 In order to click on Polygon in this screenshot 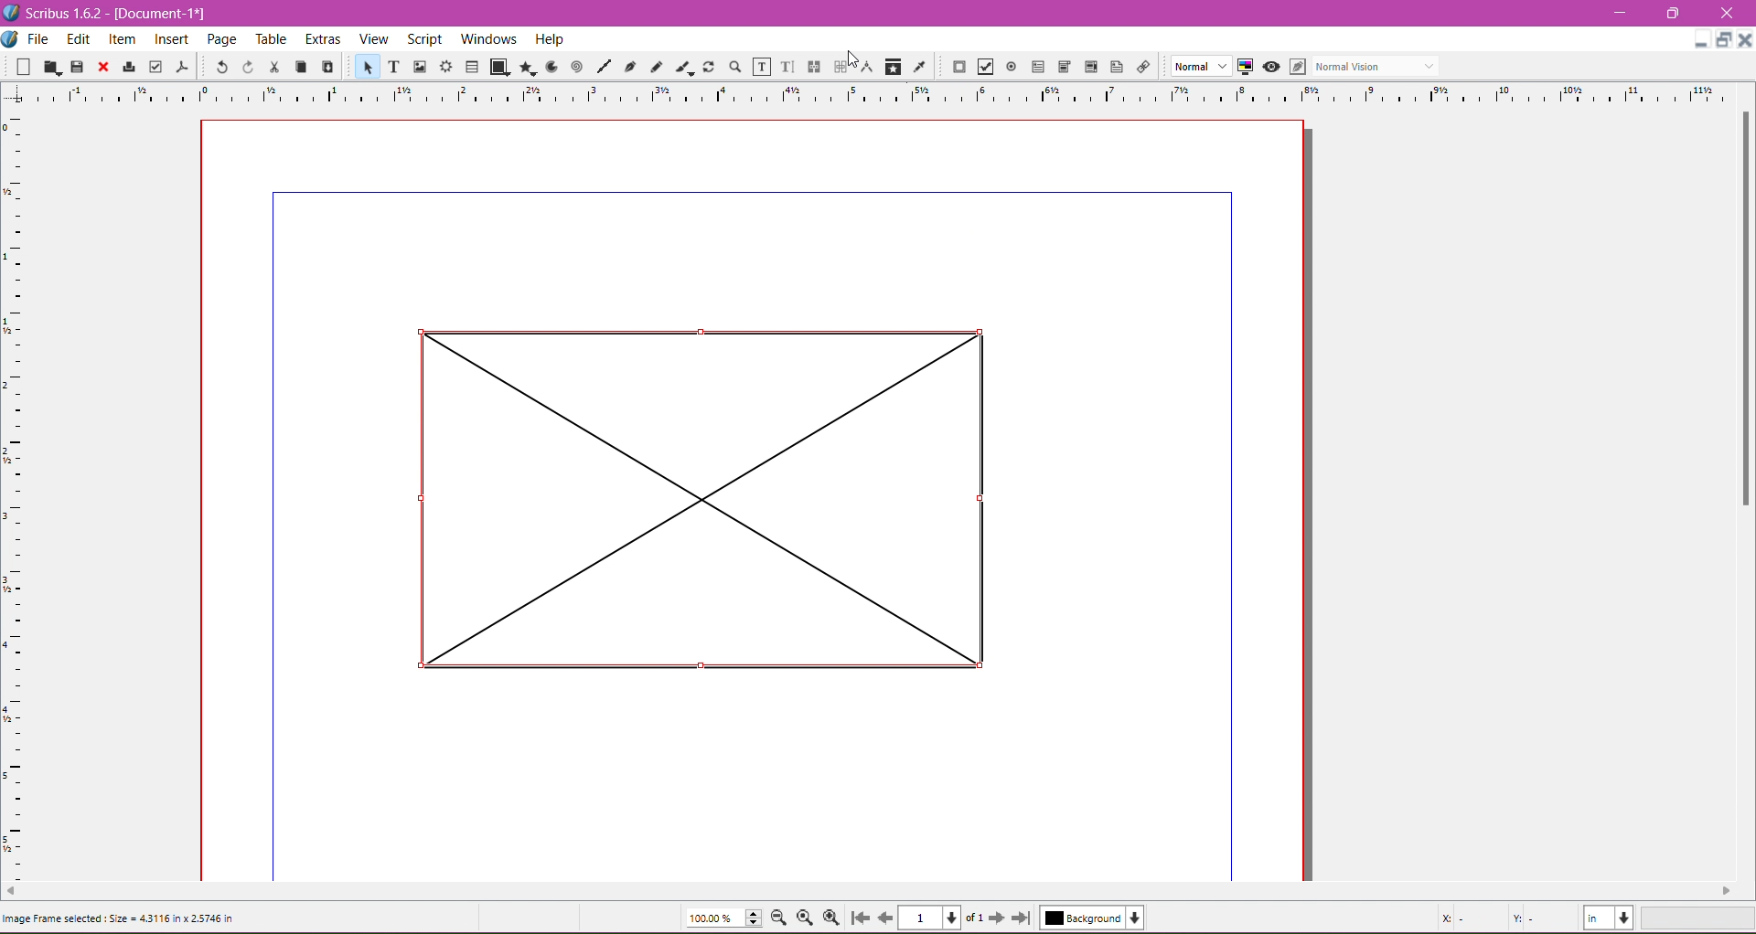, I will do `click(528, 69)`.